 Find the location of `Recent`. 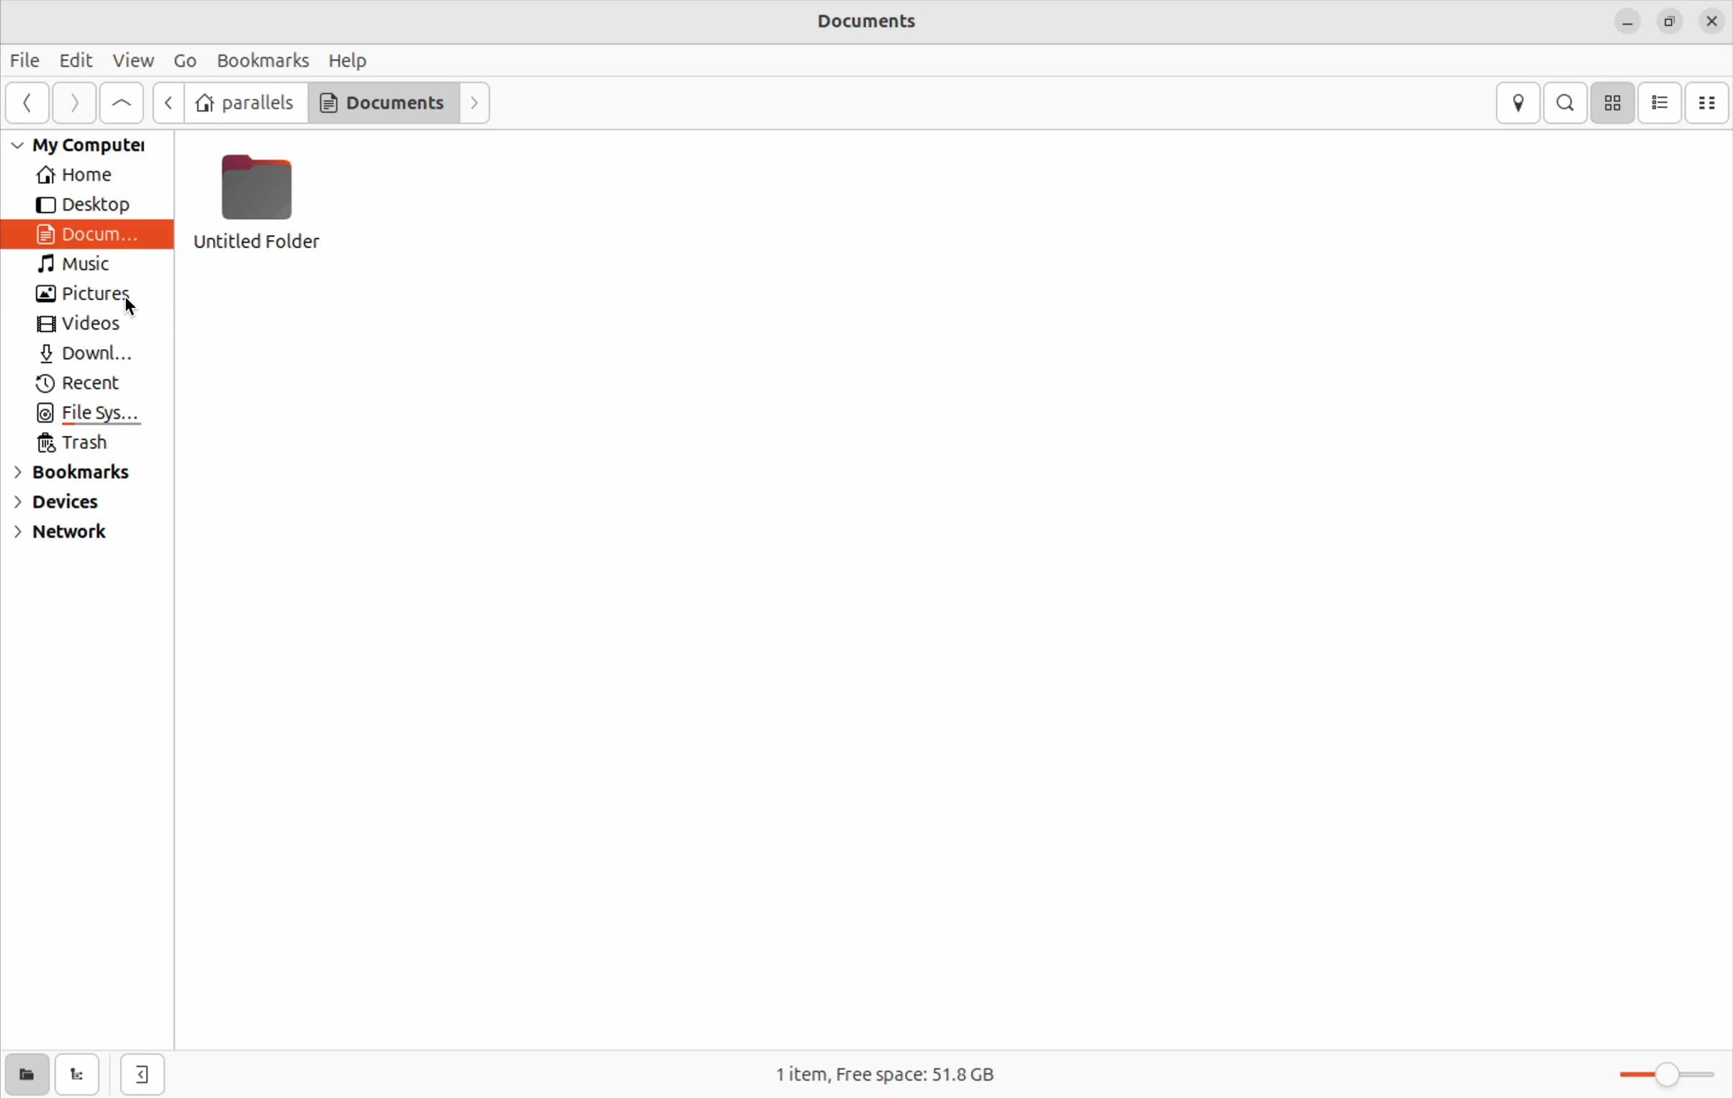

Recent is located at coordinates (77, 384).